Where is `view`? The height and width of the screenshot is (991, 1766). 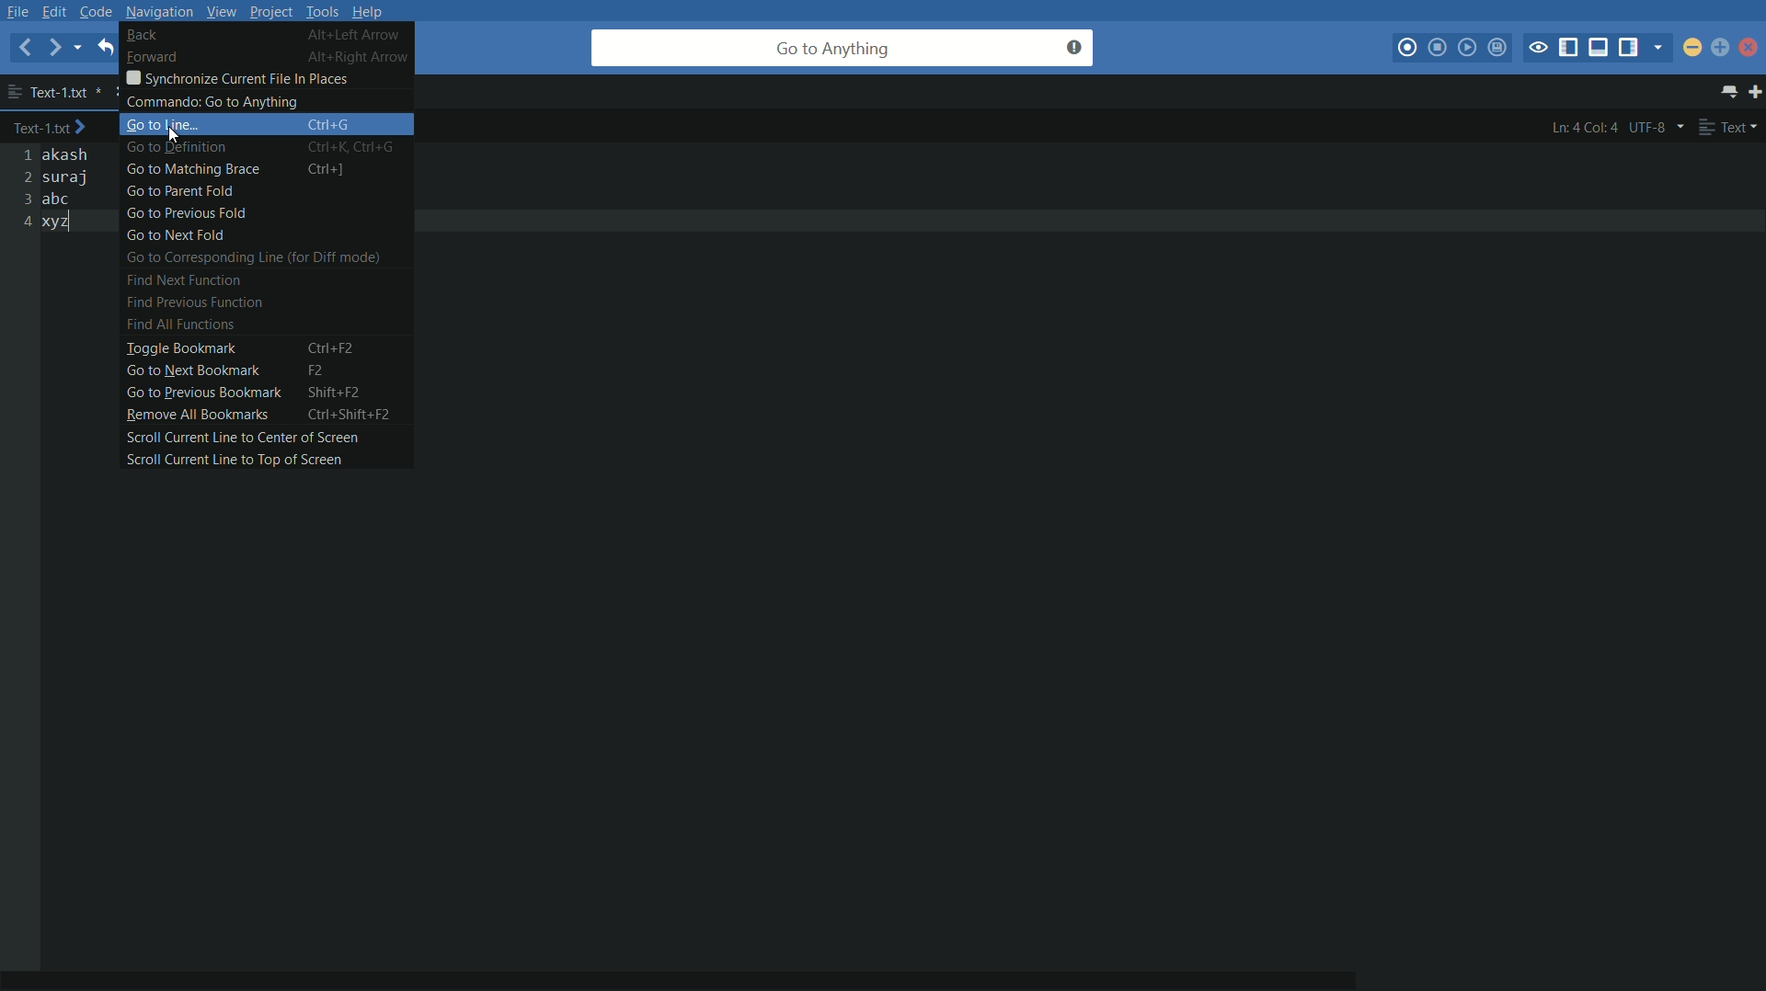 view is located at coordinates (219, 11).